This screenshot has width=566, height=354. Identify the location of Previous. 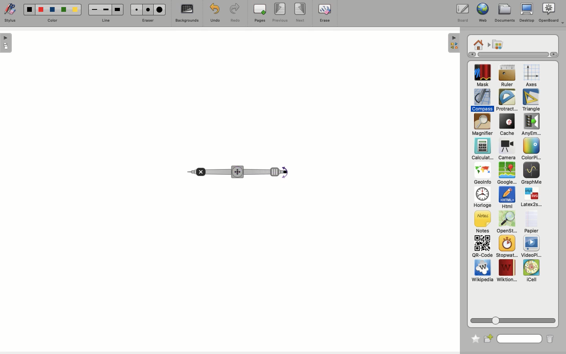
(280, 13).